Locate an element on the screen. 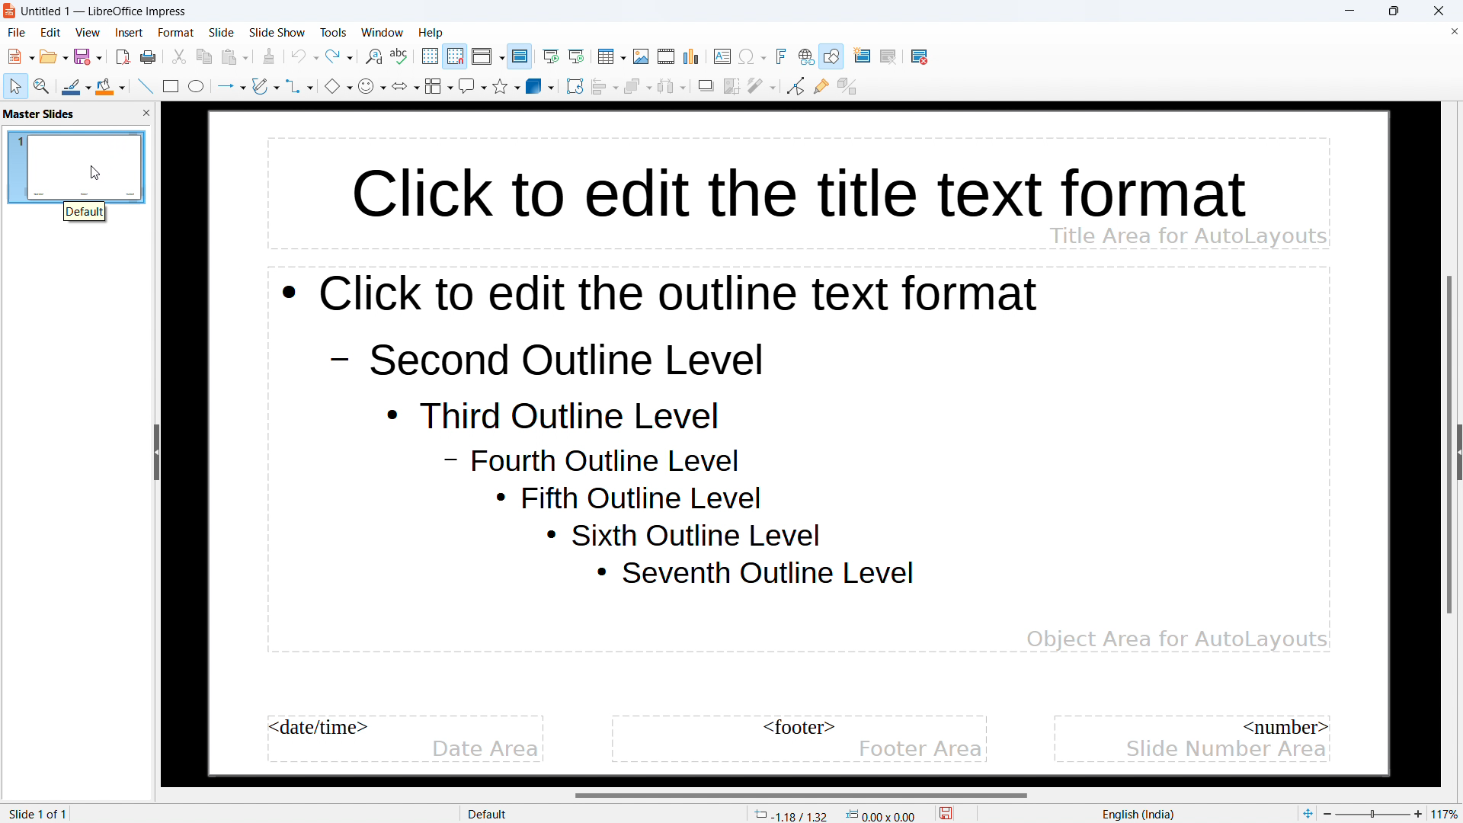 Image resolution: width=1463 pixels, height=823 pixels. display grid is located at coordinates (431, 56).